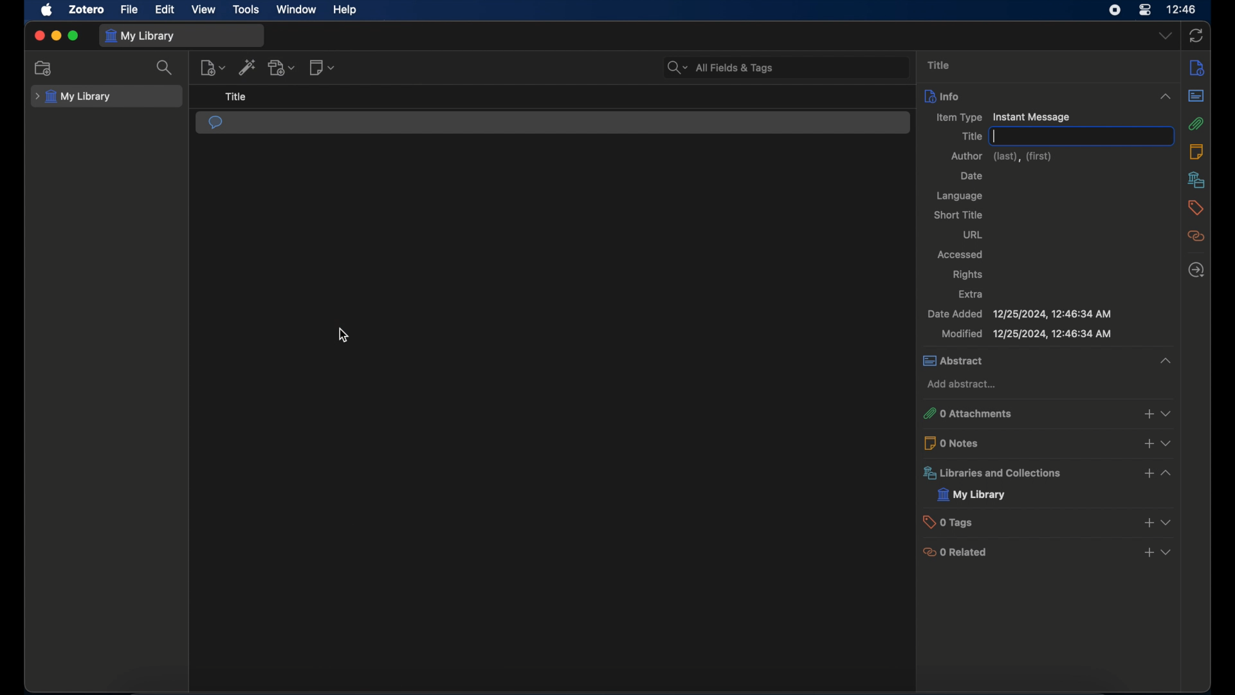  Describe the element at coordinates (73, 97) in the screenshot. I see `my library` at that location.